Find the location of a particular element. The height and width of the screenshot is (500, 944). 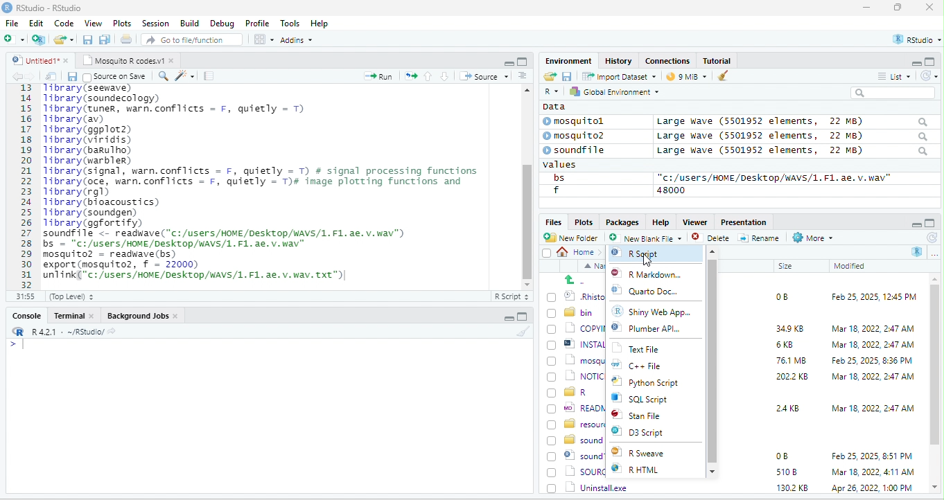

” Go to file/function is located at coordinates (193, 41).